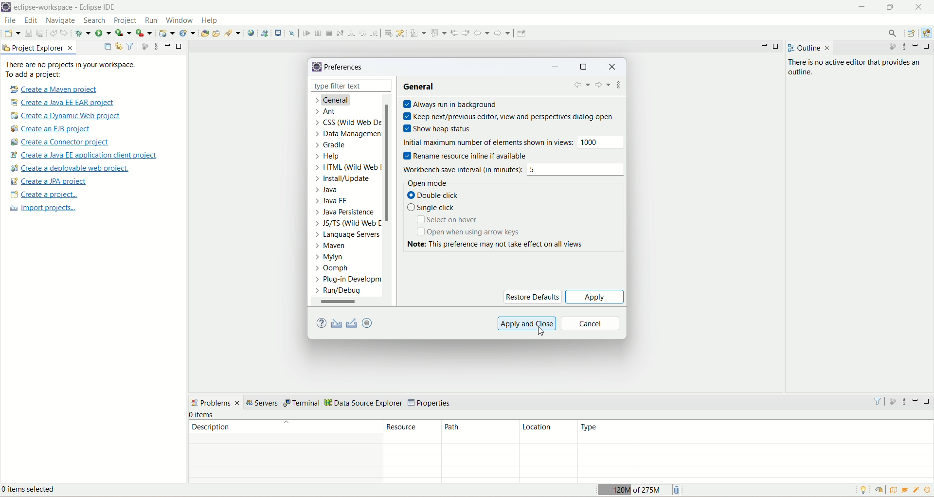 The height and width of the screenshot is (497, 934). I want to click on cancel, so click(591, 323).